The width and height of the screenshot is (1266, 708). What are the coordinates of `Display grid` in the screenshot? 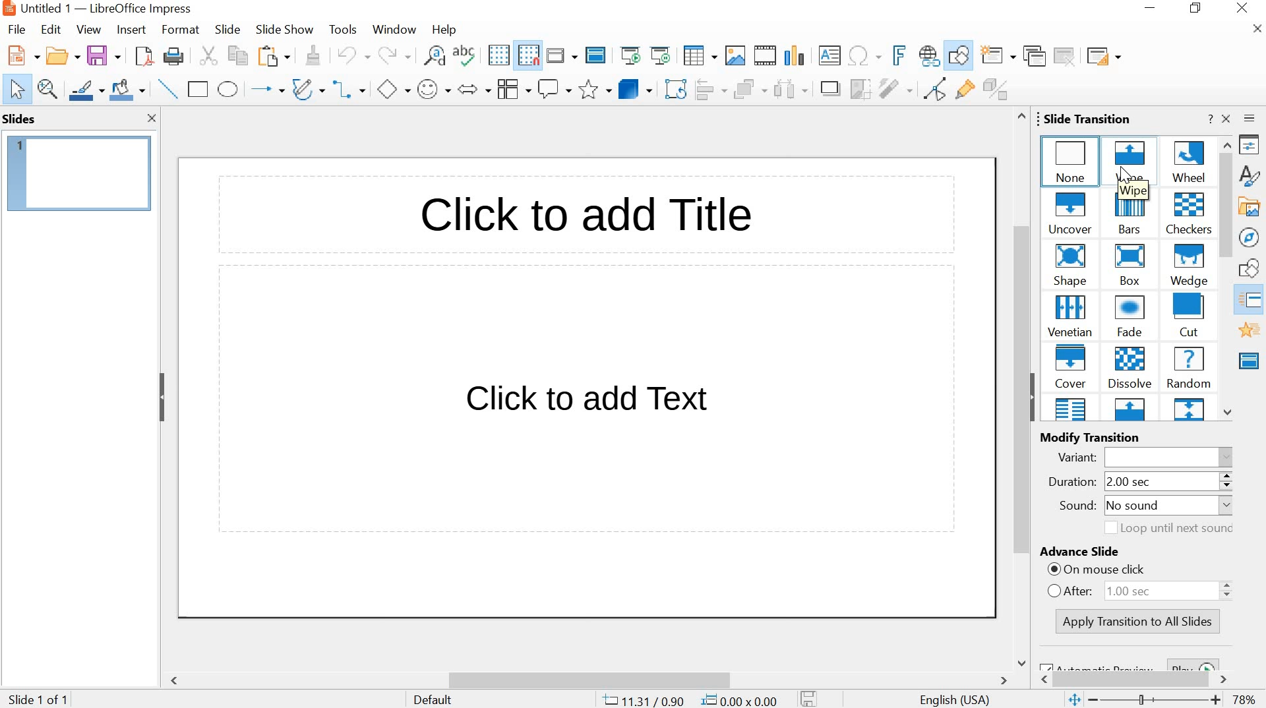 It's located at (498, 56).